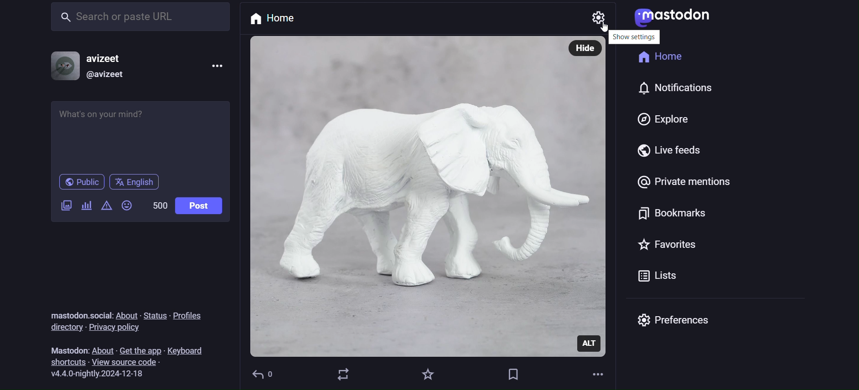 Image resolution: width=859 pixels, height=390 pixels. I want to click on word limit, so click(158, 204).